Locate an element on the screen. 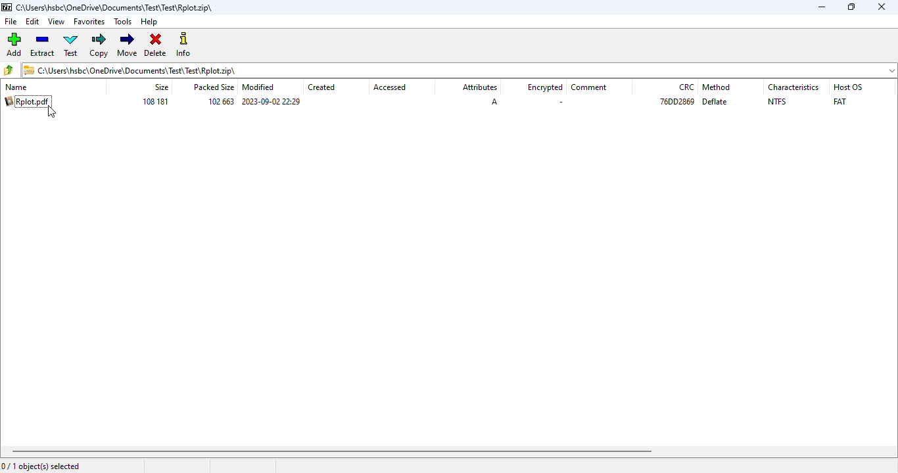 This screenshot has height=473, width=898. 2023-09-02 22:29 is located at coordinates (273, 102).